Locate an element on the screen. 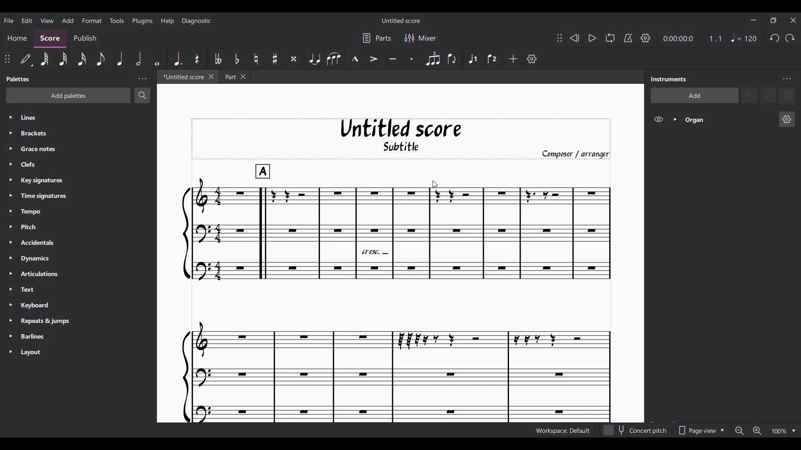 Image resolution: width=801 pixels, height=450 pixels. Toggle sharp is located at coordinates (275, 59).